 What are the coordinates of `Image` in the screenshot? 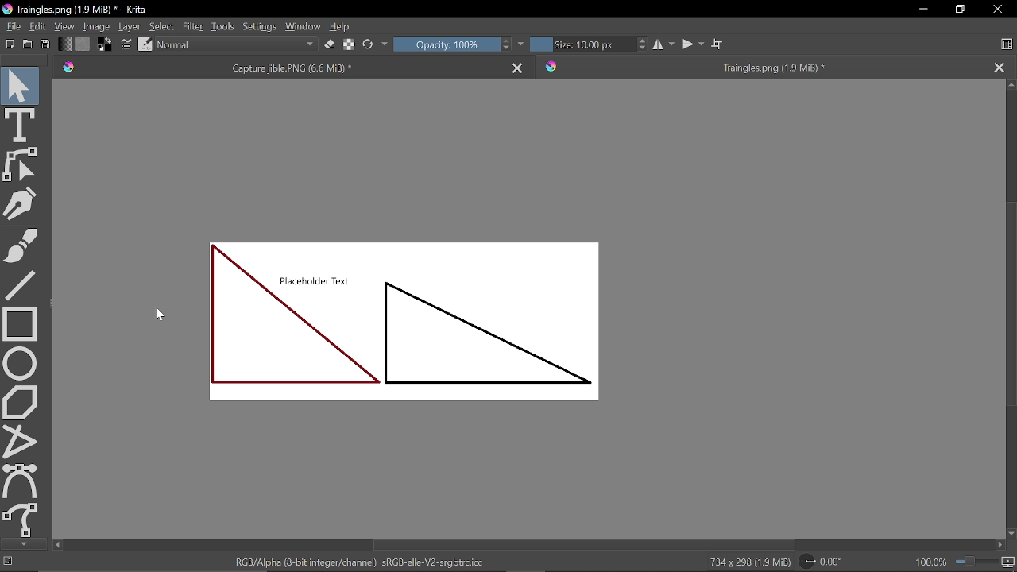 It's located at (95, 27).